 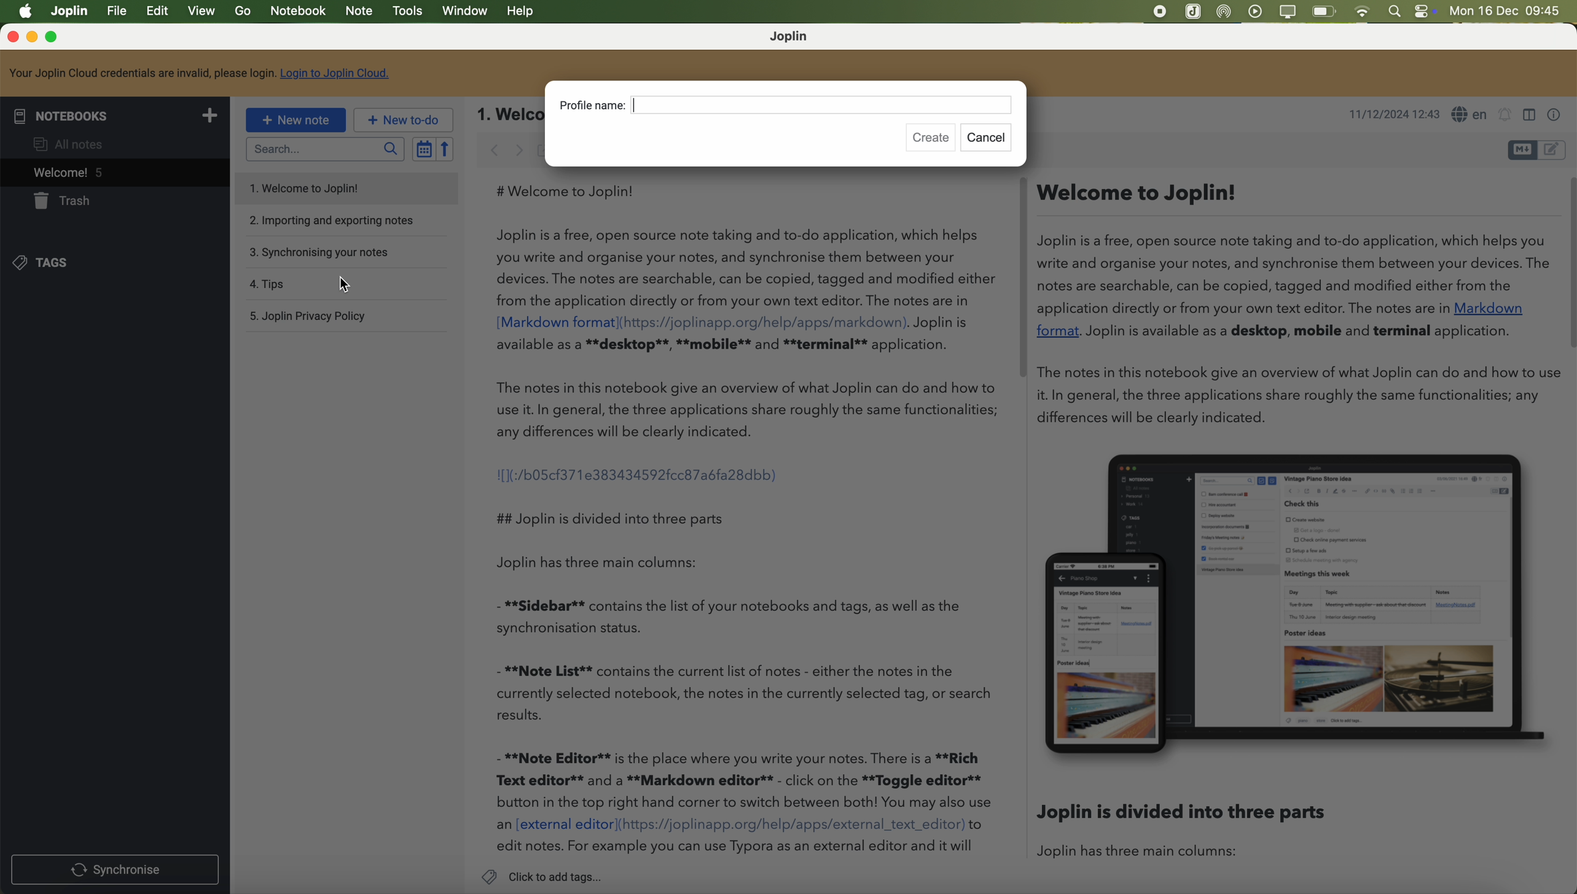 What do you see at coordinates (616, 563) in the screenshot?
I see `Joplin has three main columns:` at bounding box center [616, 563].